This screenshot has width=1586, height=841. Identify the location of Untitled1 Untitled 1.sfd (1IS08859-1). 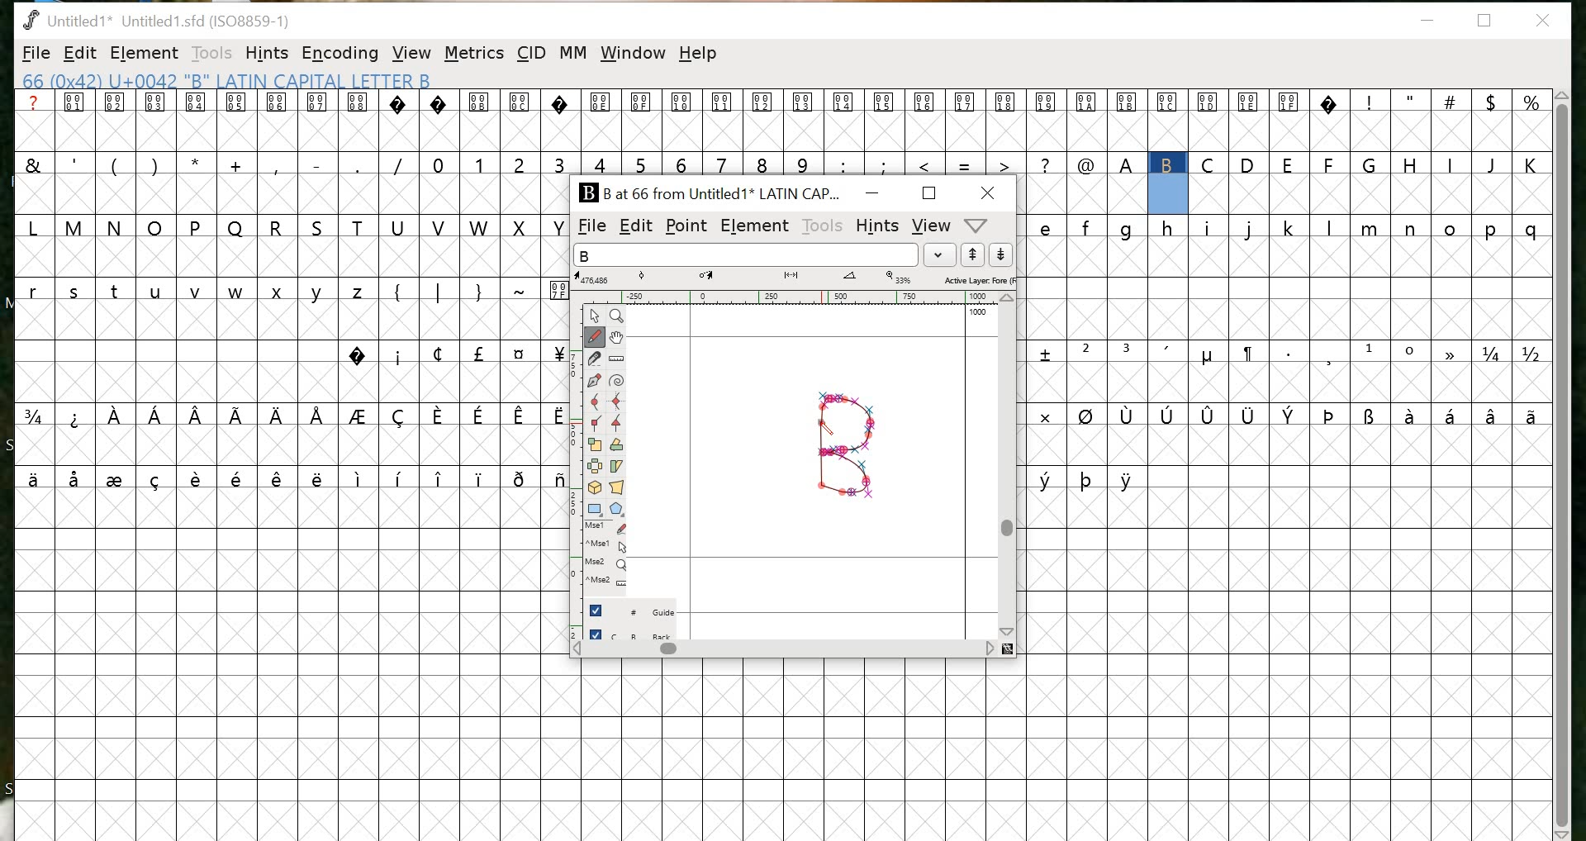
(152, 19).